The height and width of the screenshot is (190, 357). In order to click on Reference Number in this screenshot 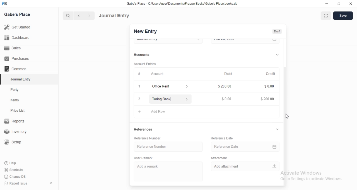, I will do `click(150, 146)`.